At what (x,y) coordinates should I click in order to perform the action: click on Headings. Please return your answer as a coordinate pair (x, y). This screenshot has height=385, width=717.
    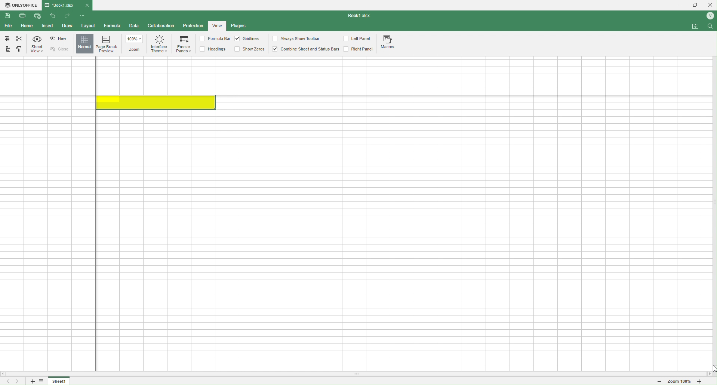
    Looking at the image, I should click on (215, 49).